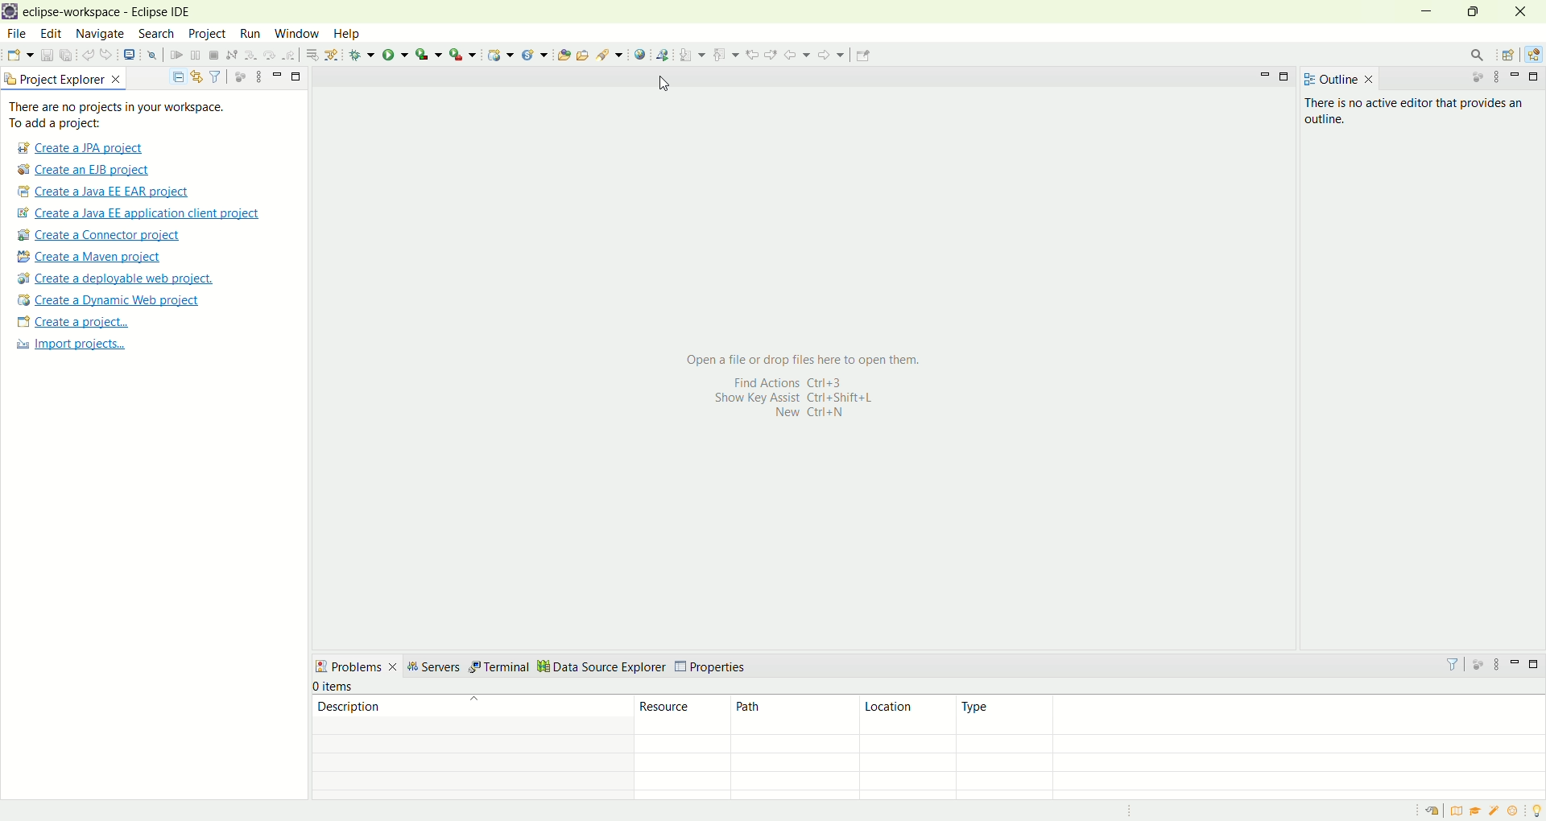 Image resolution: width=1546 pixels, height=821 pixels. I want to click on focus on active task, so click(1470, 78).